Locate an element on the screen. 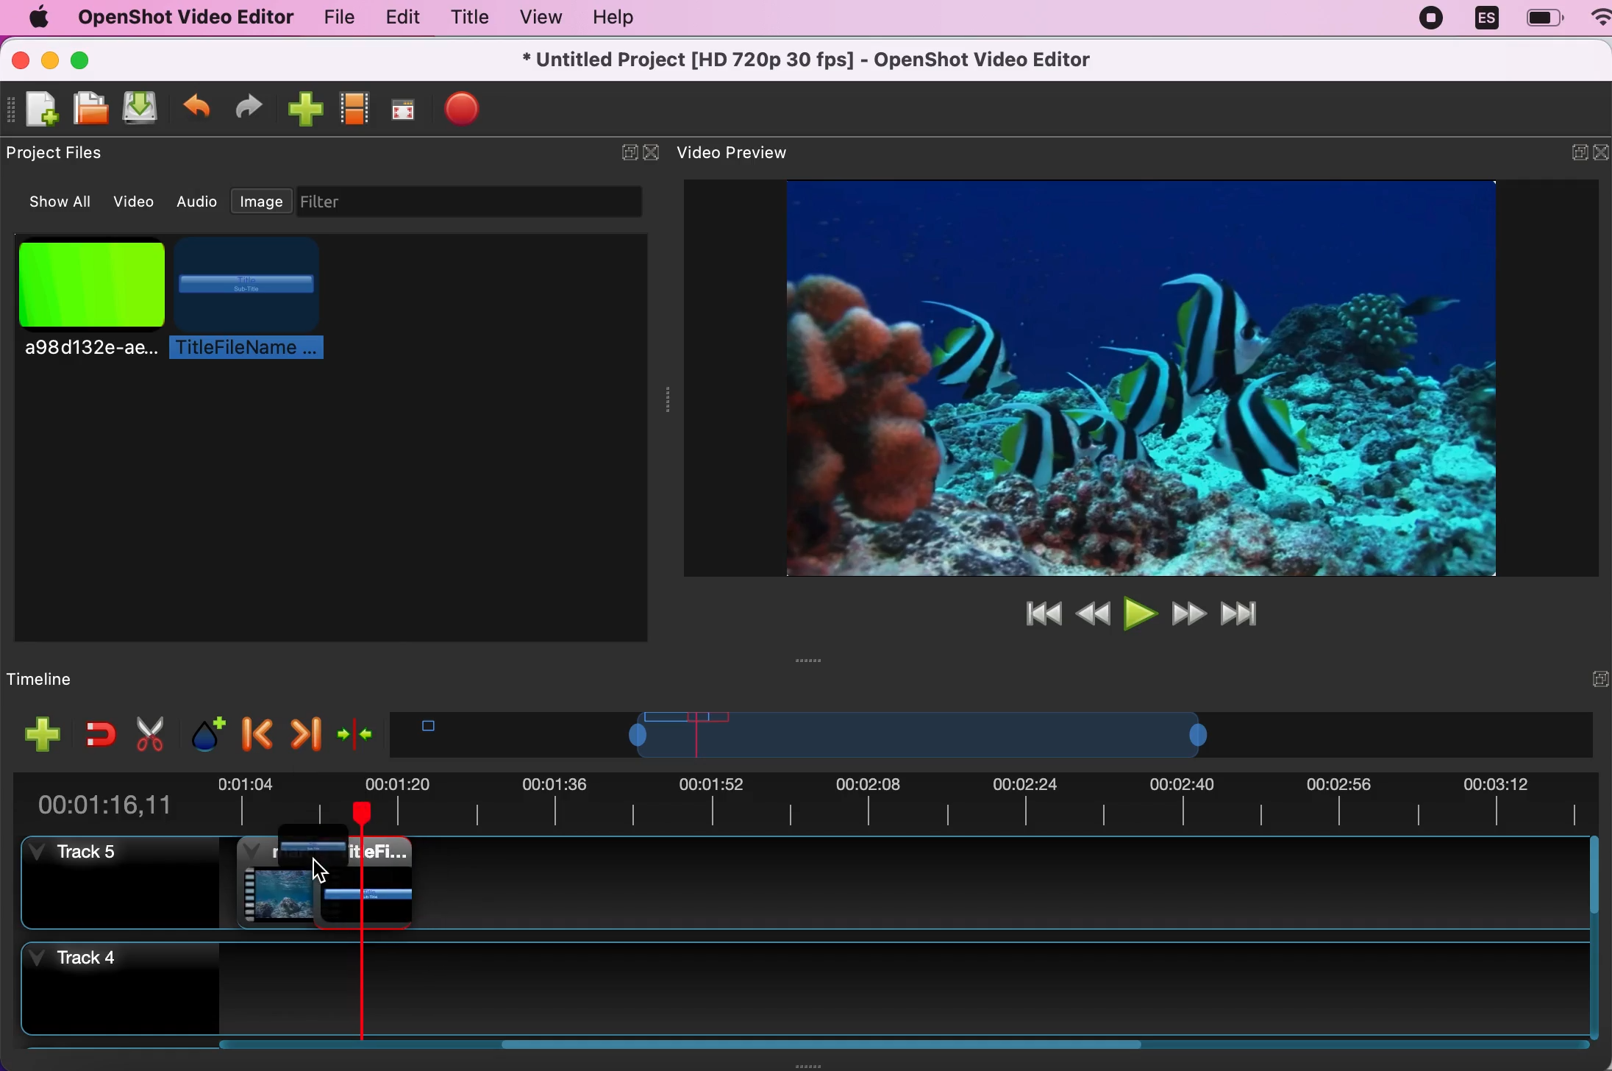 The image size is (1612, 1071). close is located at coordinates (652, 153).